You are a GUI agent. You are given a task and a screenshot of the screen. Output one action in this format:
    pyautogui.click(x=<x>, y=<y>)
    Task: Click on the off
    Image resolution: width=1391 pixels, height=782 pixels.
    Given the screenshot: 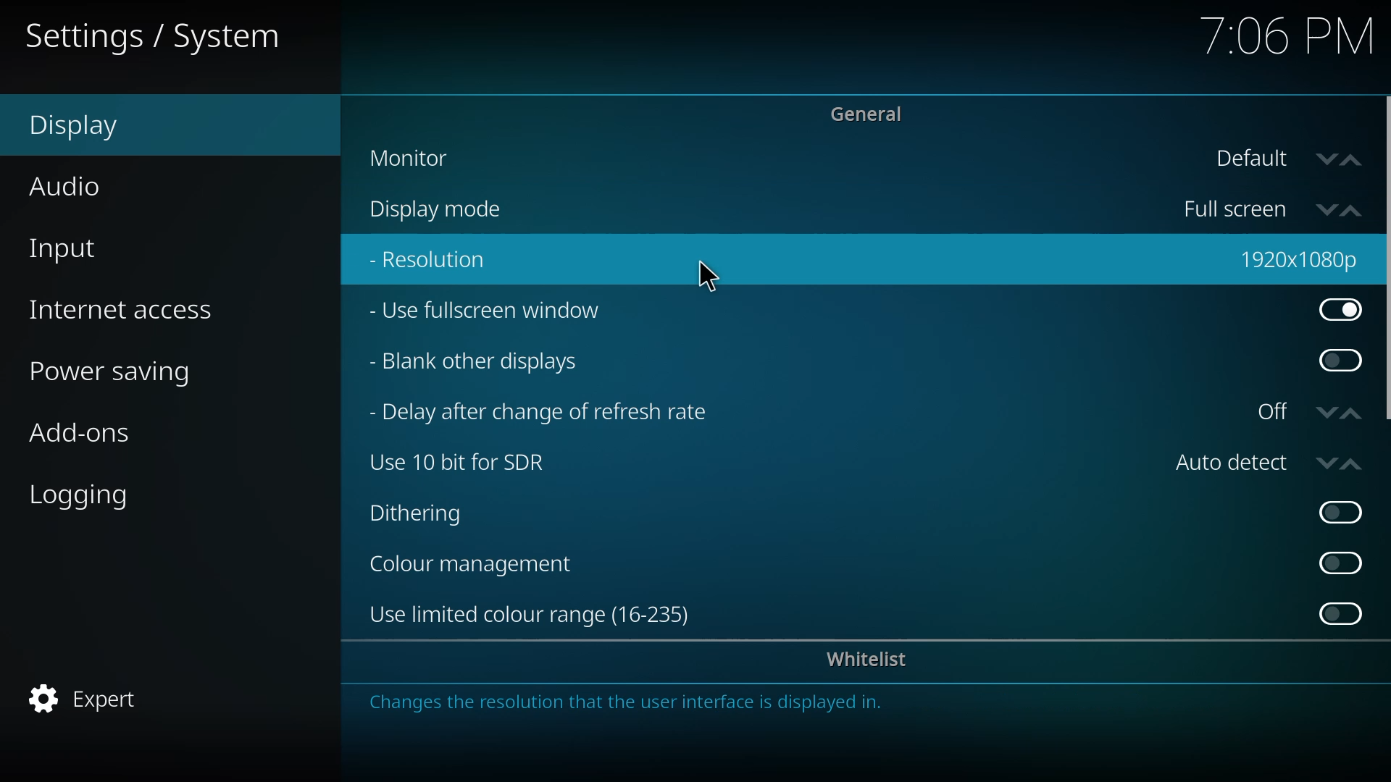 What is the action you would take?
    pyautogui.click(x=1310, y=411)
    